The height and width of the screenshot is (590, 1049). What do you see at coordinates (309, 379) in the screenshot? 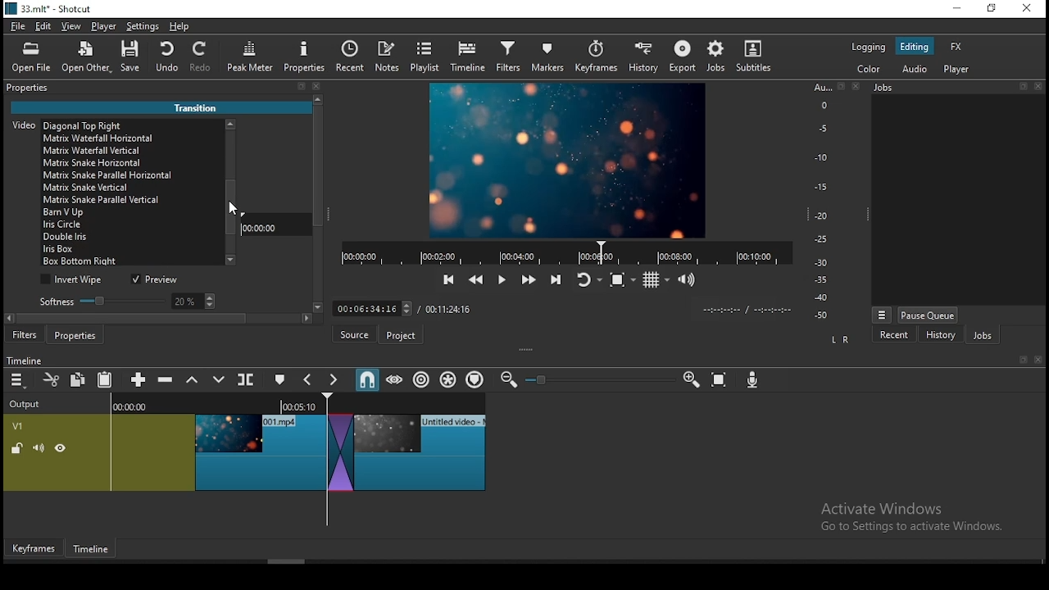
I see `previous marker` at bounding box center [309, 379].